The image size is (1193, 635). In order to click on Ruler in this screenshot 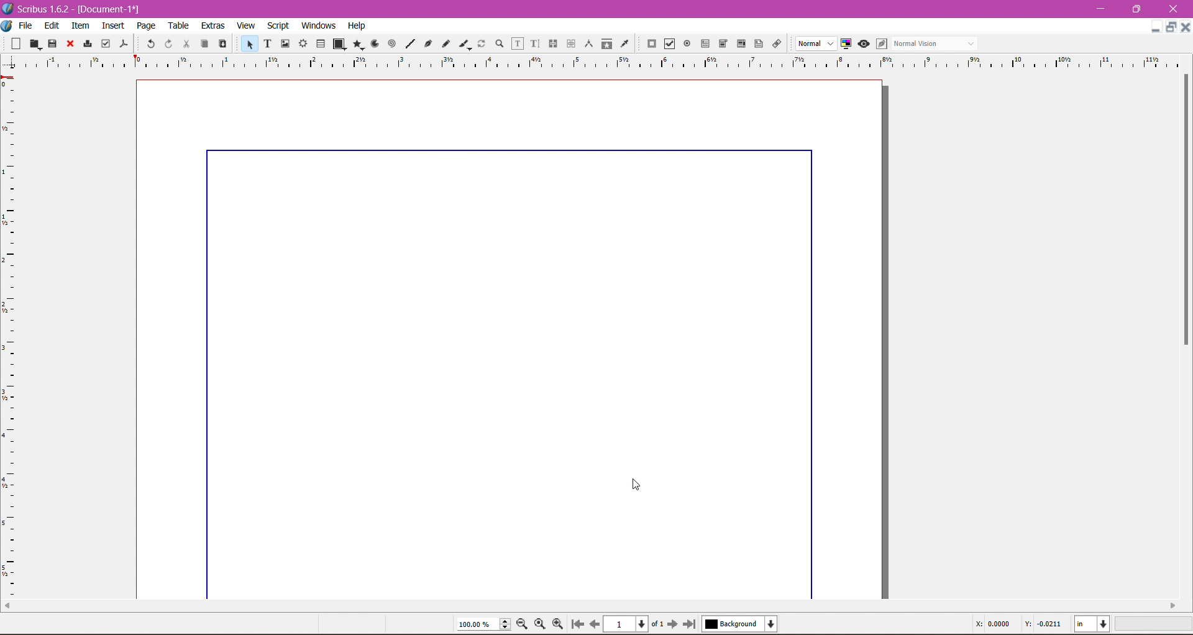, I will do `click(599, 62)`.